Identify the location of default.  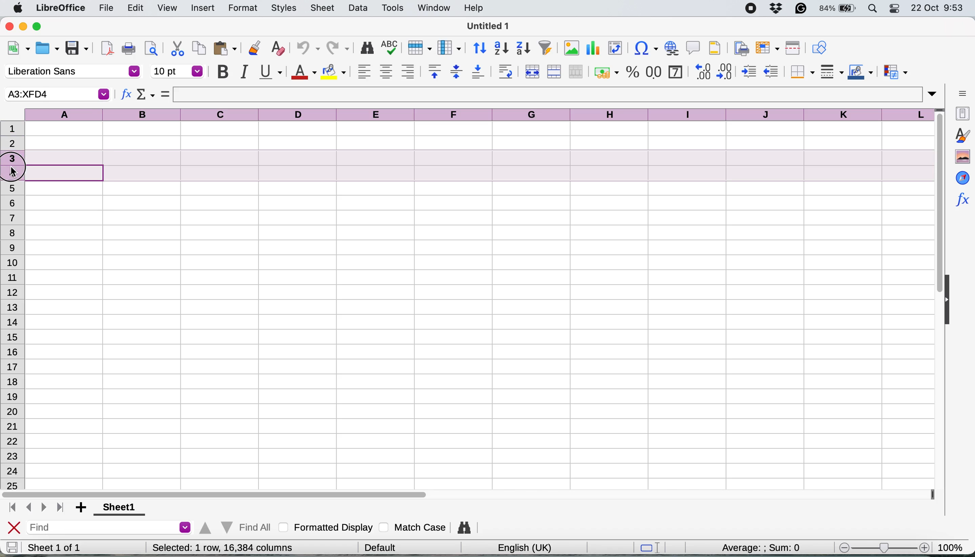
(383, 546).